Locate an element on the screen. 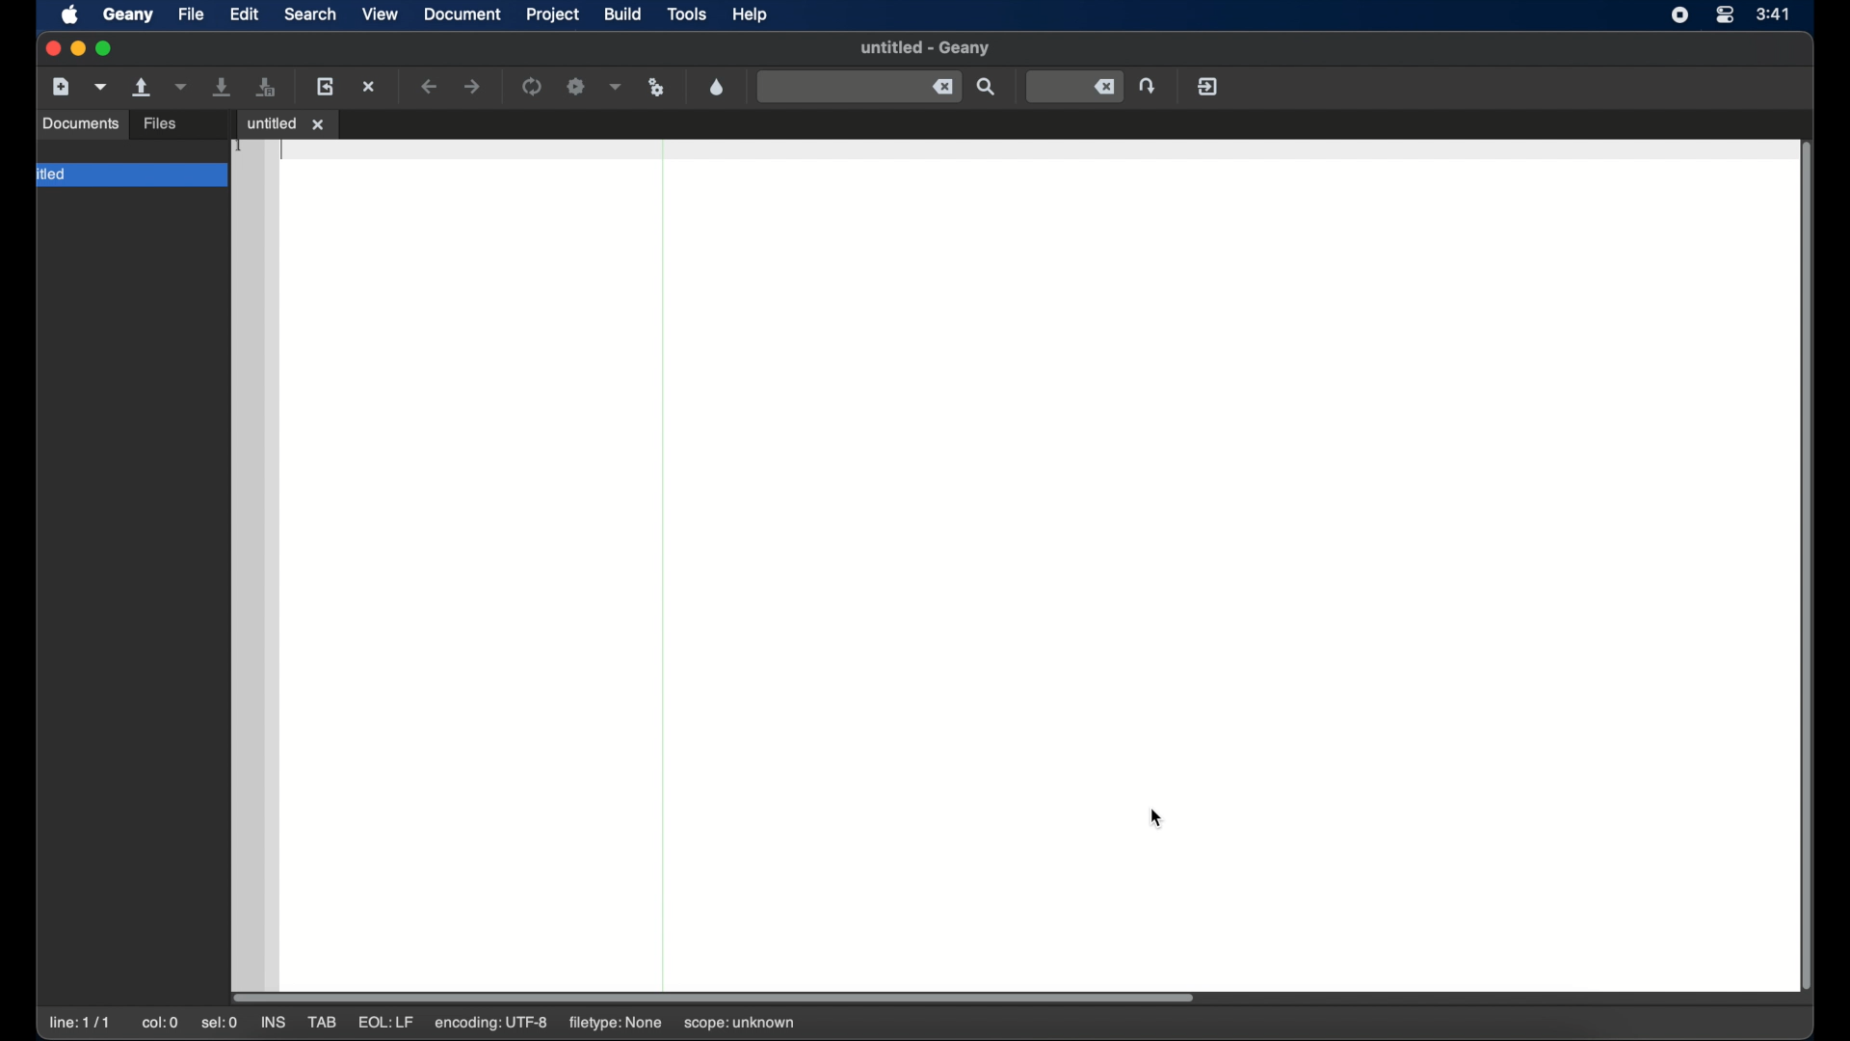 Image resolution: width=1850 pixels, height=1041 pixels. open a recent file is located at coordinates (183, 88).